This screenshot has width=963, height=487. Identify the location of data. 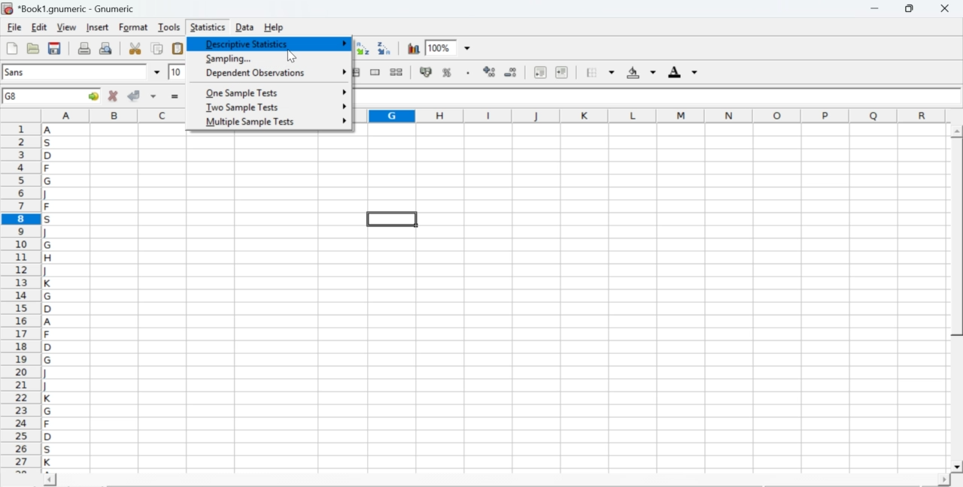
(246, 26).